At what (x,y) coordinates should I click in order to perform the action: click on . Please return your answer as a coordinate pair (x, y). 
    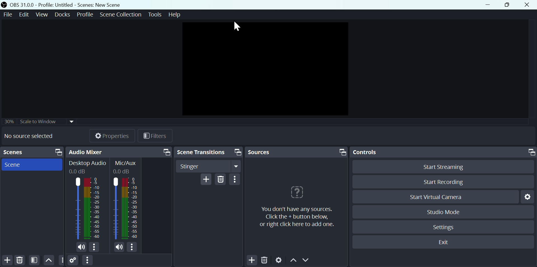
    Looking at the image, I should click on (43, 14).